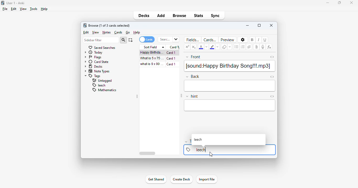  What do you see at coordinates (23, 9) in the screenshot?
I see `view` at bounding box center [23, 9].